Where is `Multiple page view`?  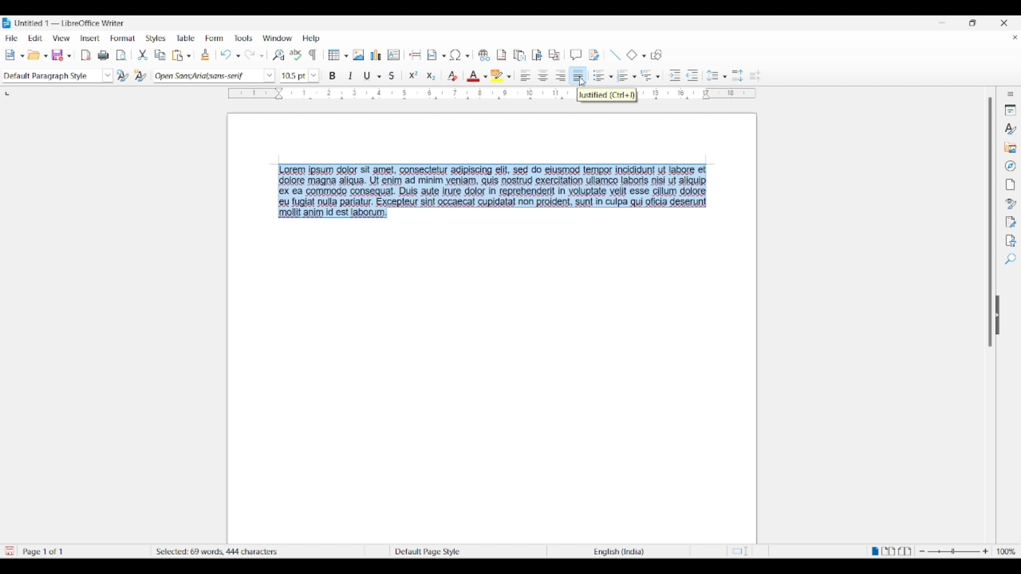
Multiple page view is located at coordinates (889, 551).